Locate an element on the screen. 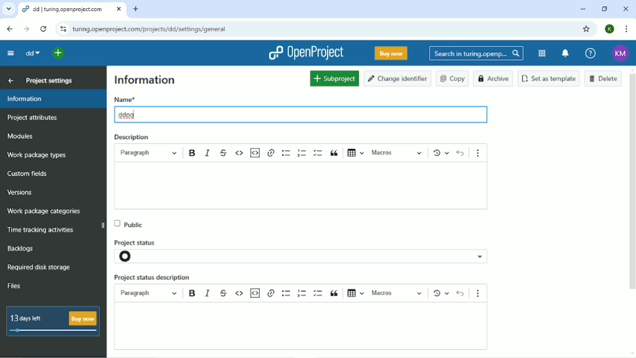 The image size is (636, 358). numbered list is located at coordinates (301, 293).